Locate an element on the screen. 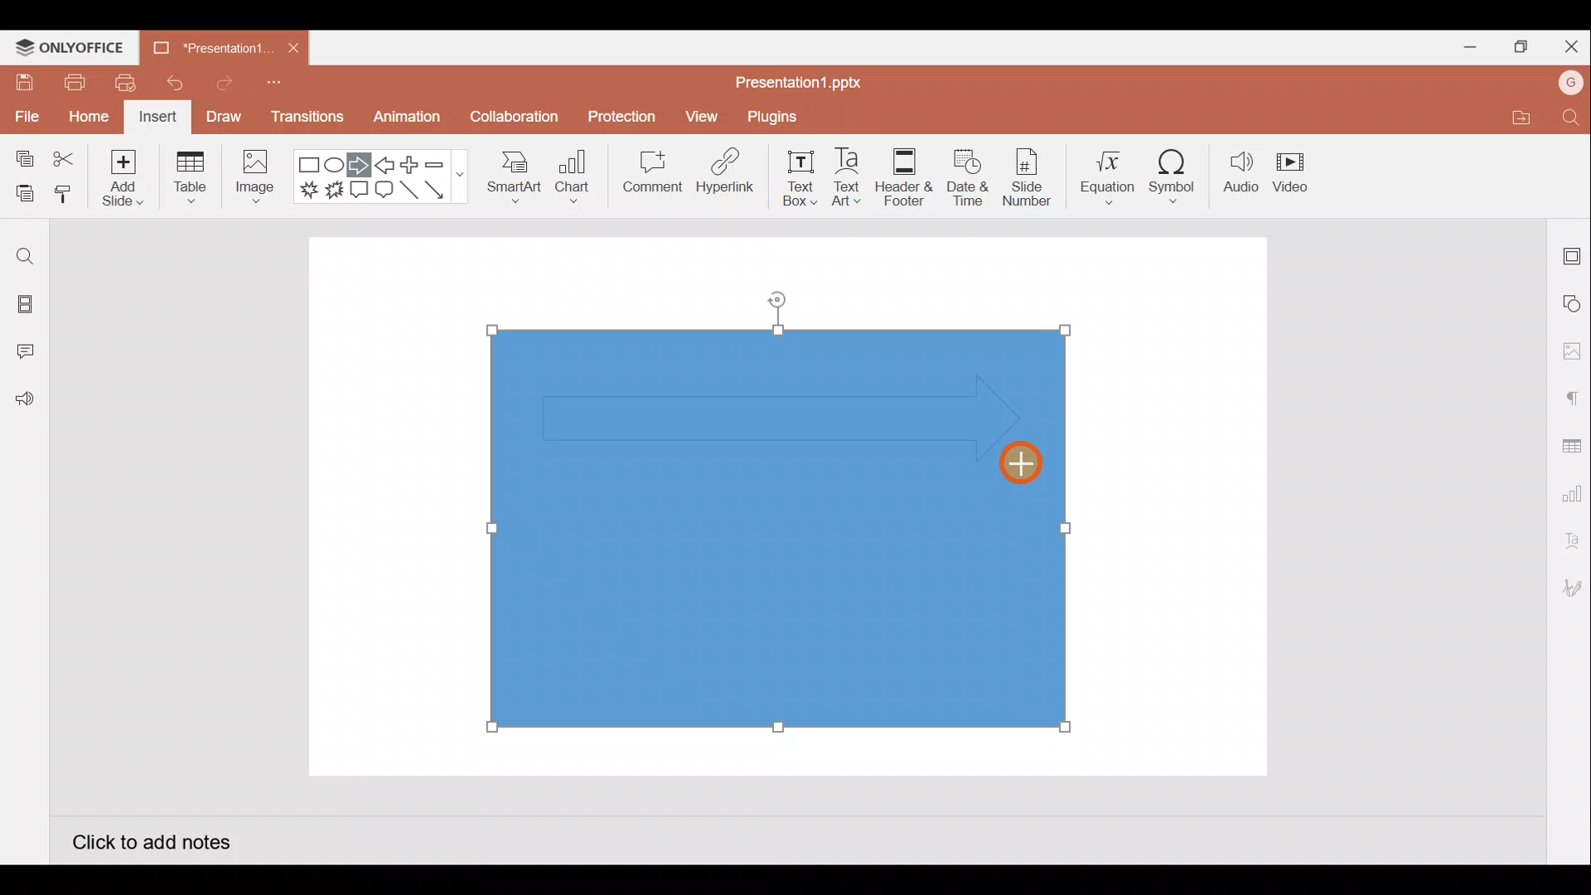  Animation is located at coordinates (409, 121).